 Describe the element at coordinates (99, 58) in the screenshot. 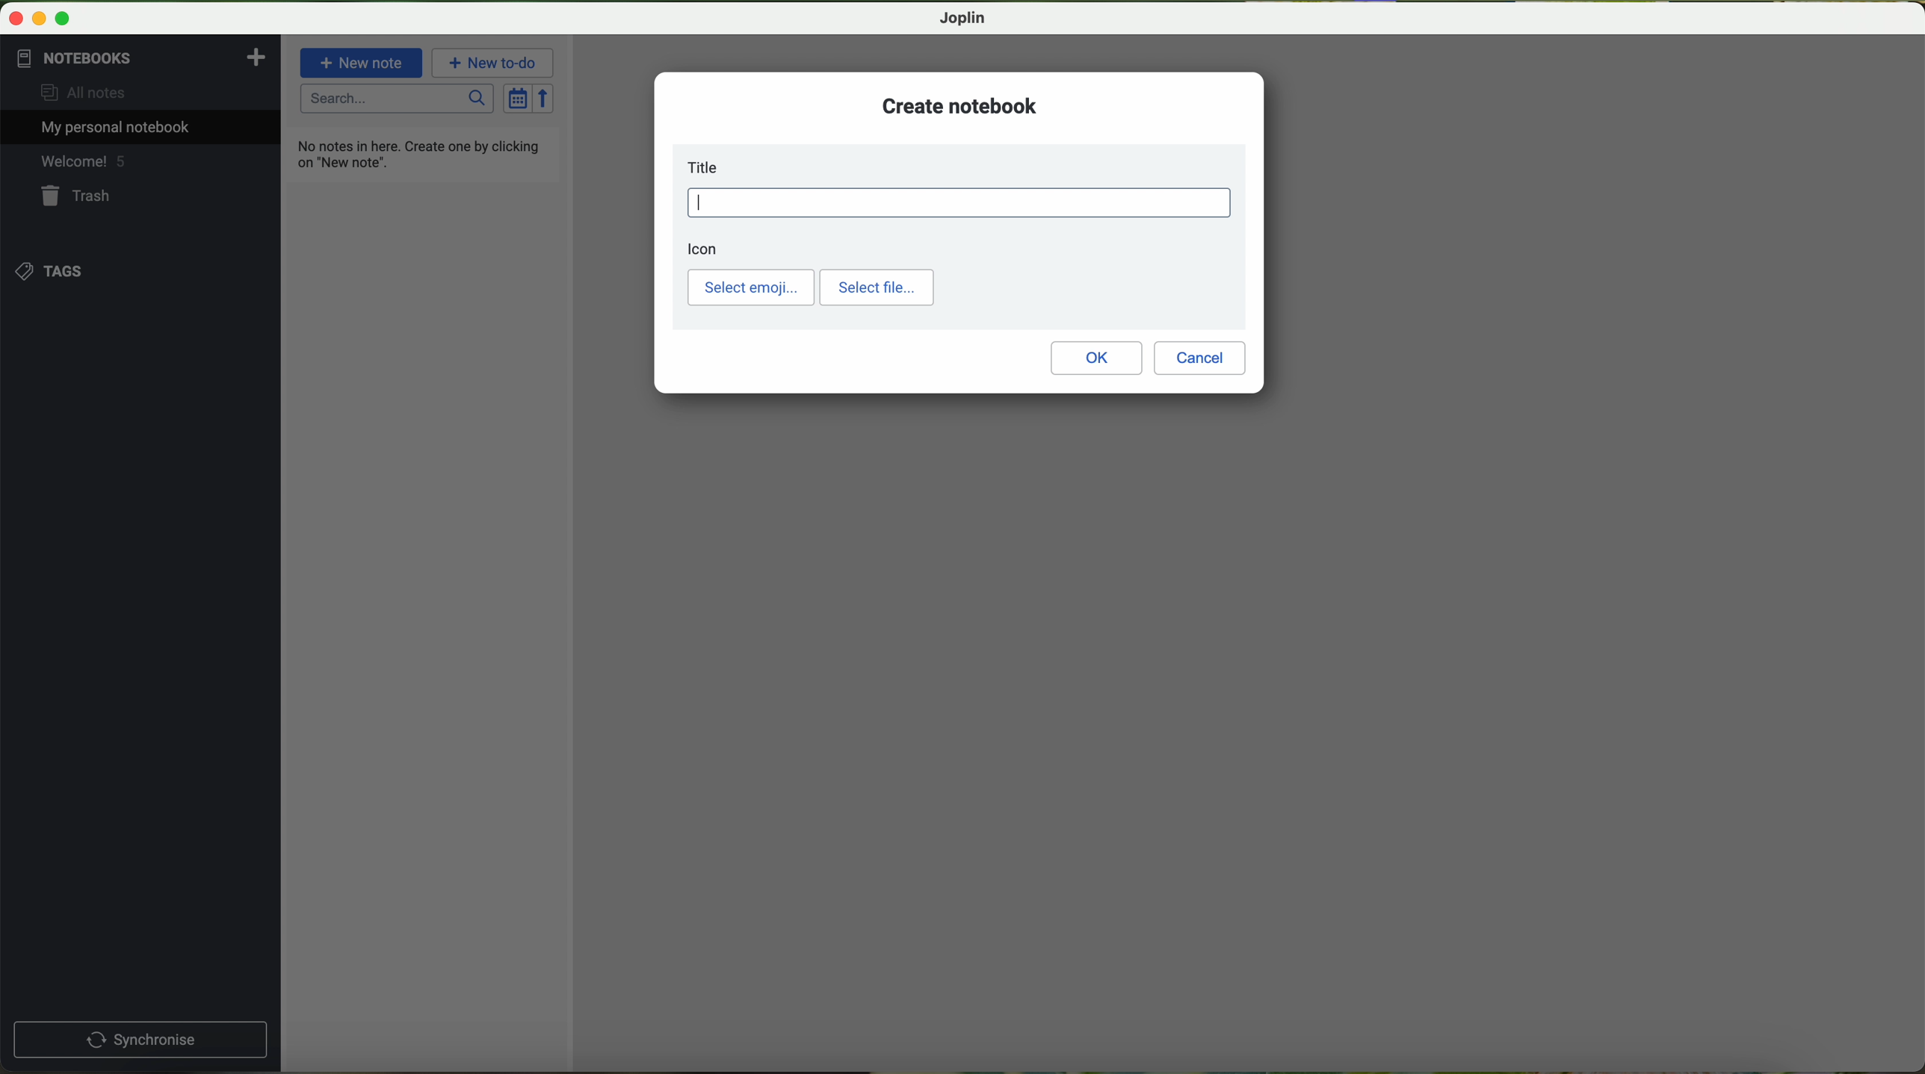

I see `pointer on the notebooks button` at that location.